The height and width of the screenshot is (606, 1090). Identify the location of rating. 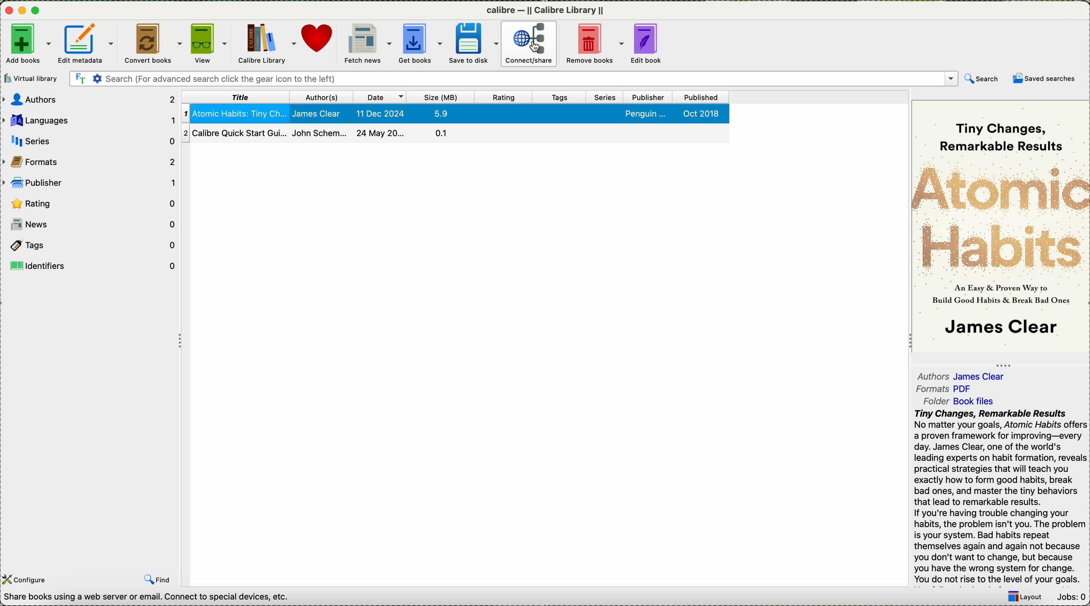
(93, 203).